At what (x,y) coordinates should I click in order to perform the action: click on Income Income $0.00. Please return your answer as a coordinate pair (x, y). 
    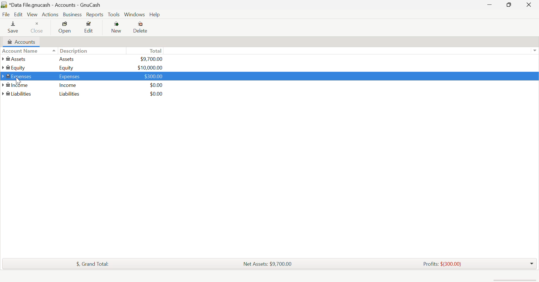
    Looking at the image, I should click on (83, 85).